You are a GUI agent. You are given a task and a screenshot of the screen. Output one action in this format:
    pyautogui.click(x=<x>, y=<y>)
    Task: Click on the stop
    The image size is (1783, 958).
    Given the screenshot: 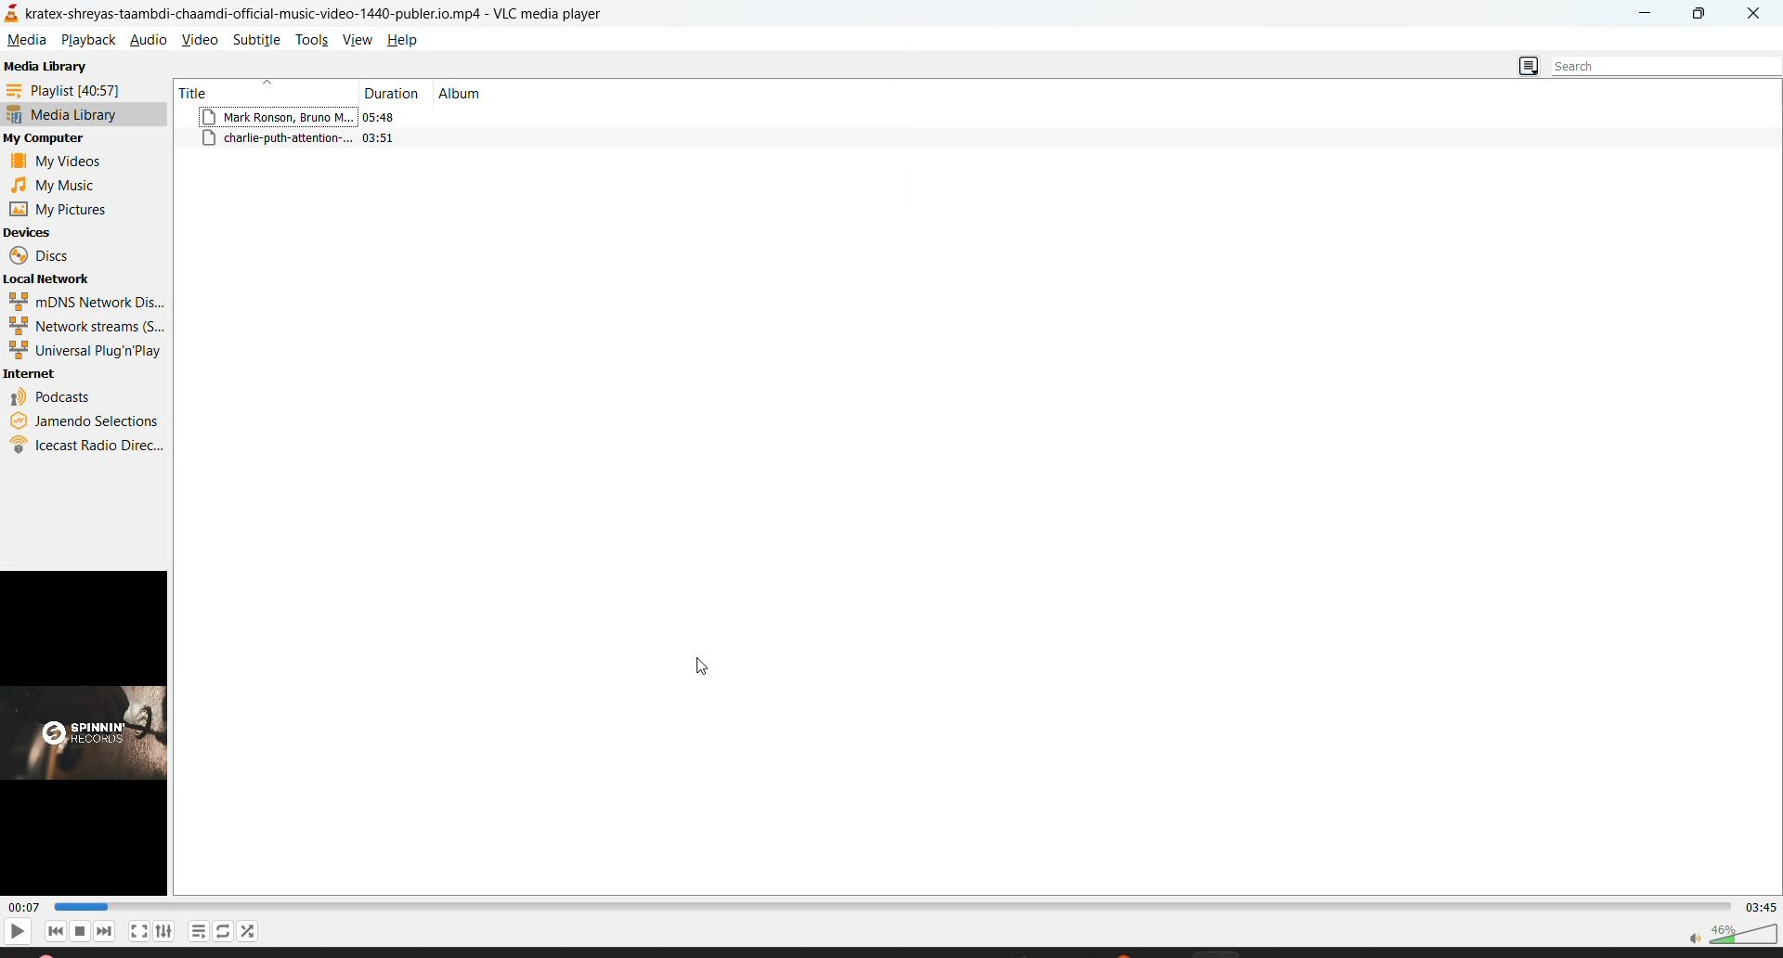 What is the action you would take?
    pyautogui.click(x=81, y=931)
    